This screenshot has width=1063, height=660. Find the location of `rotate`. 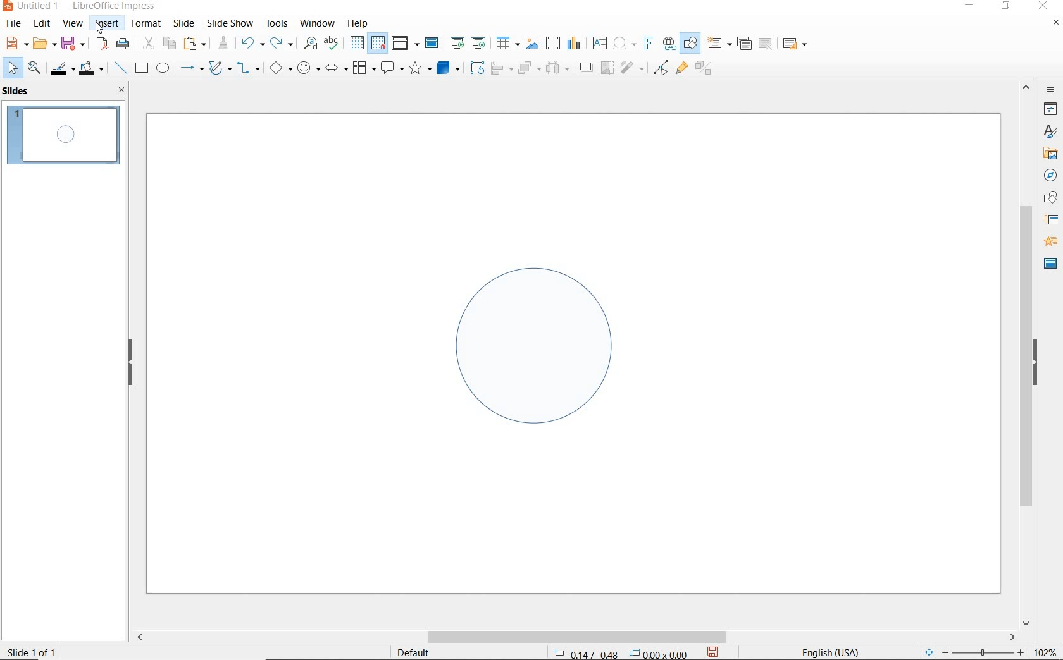

rotate is located at coordinates (475, 67).